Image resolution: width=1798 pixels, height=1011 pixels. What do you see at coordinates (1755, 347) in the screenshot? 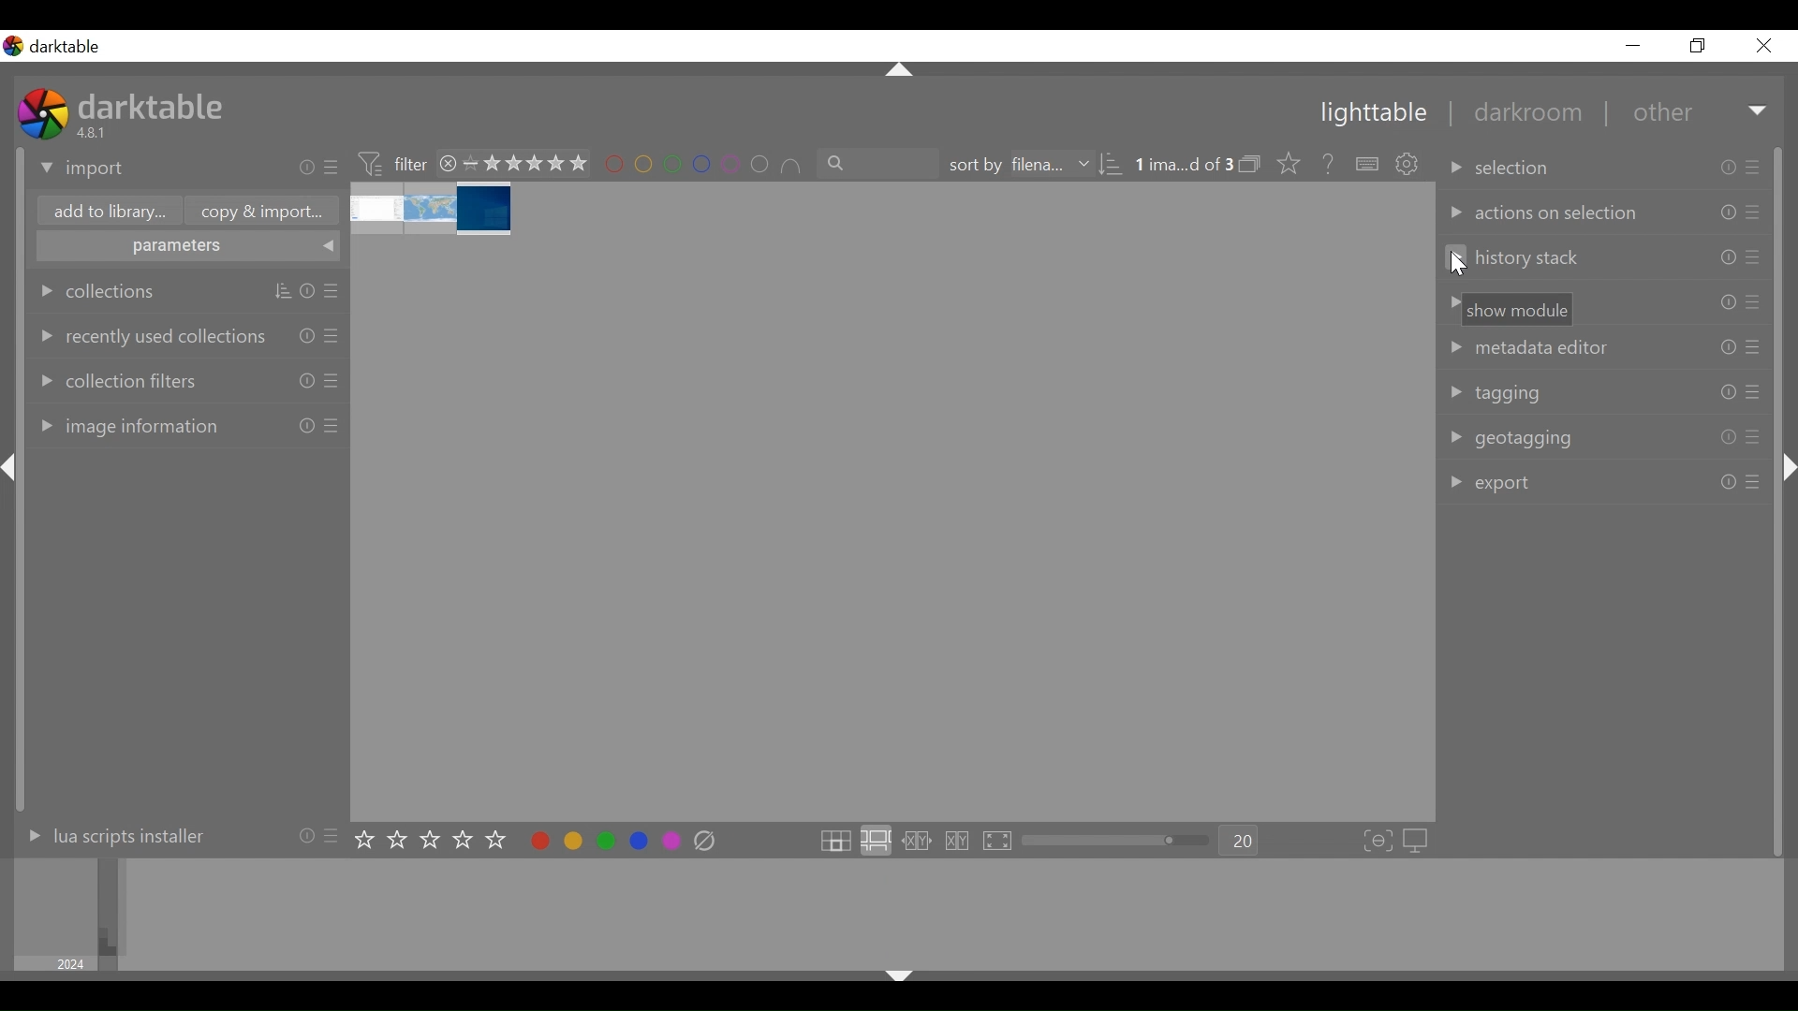
I see `presets` at bounding box center [1755, 347].